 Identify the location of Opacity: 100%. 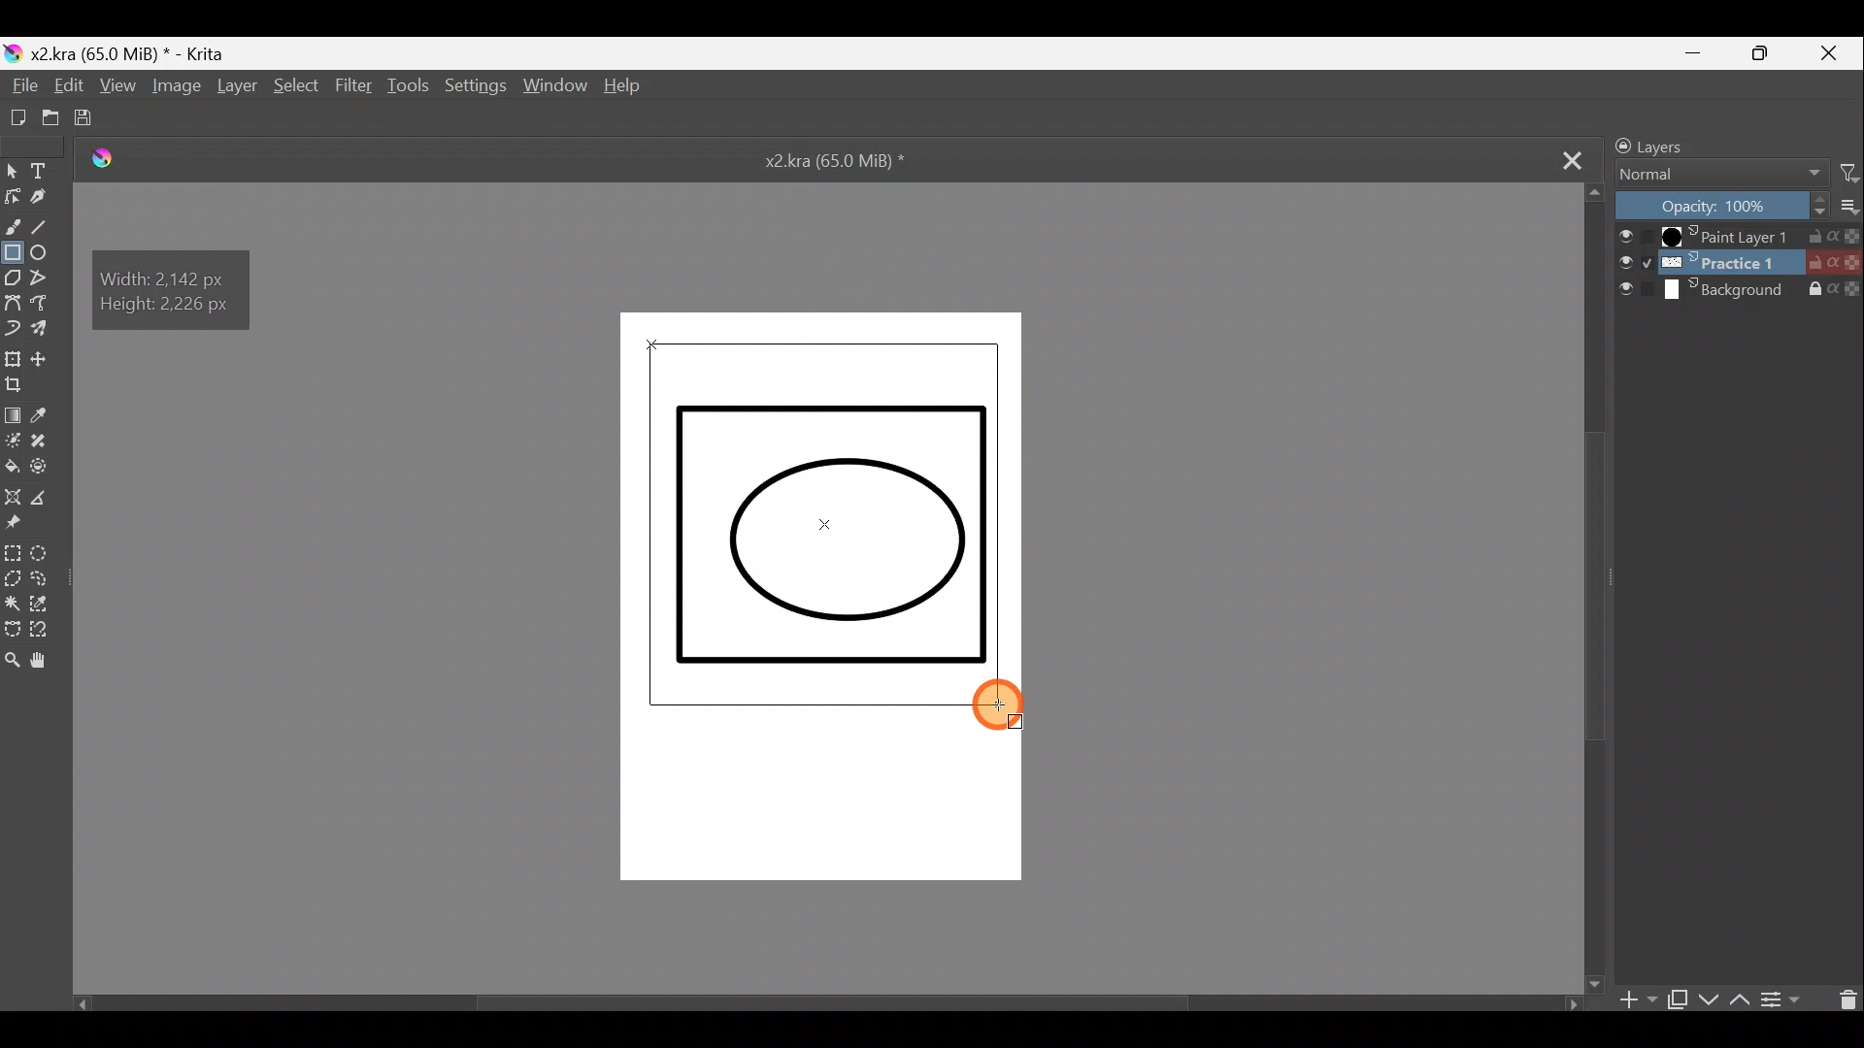
(1723, 205).